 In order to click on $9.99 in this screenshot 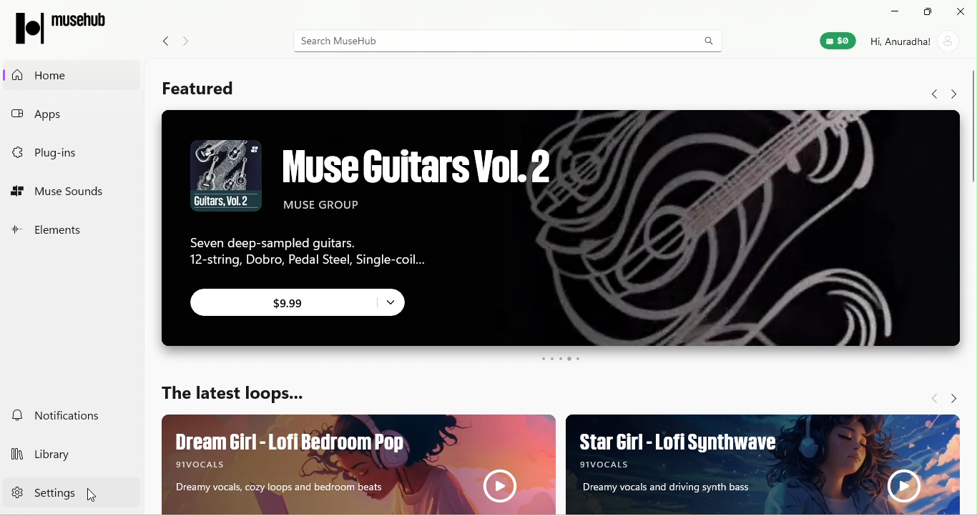, I will do `click(303, 304)`.